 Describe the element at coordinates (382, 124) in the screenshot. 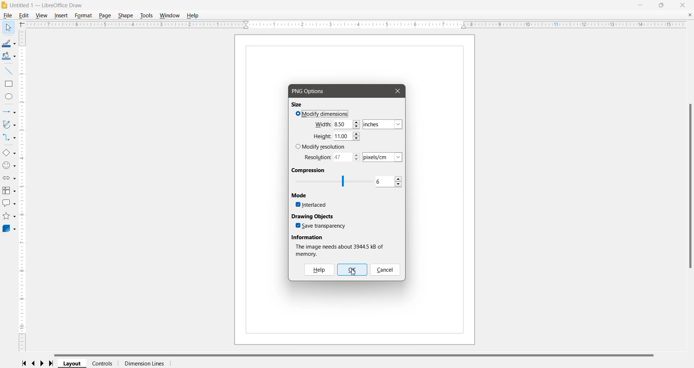

I see `Set required dimension` at that location.